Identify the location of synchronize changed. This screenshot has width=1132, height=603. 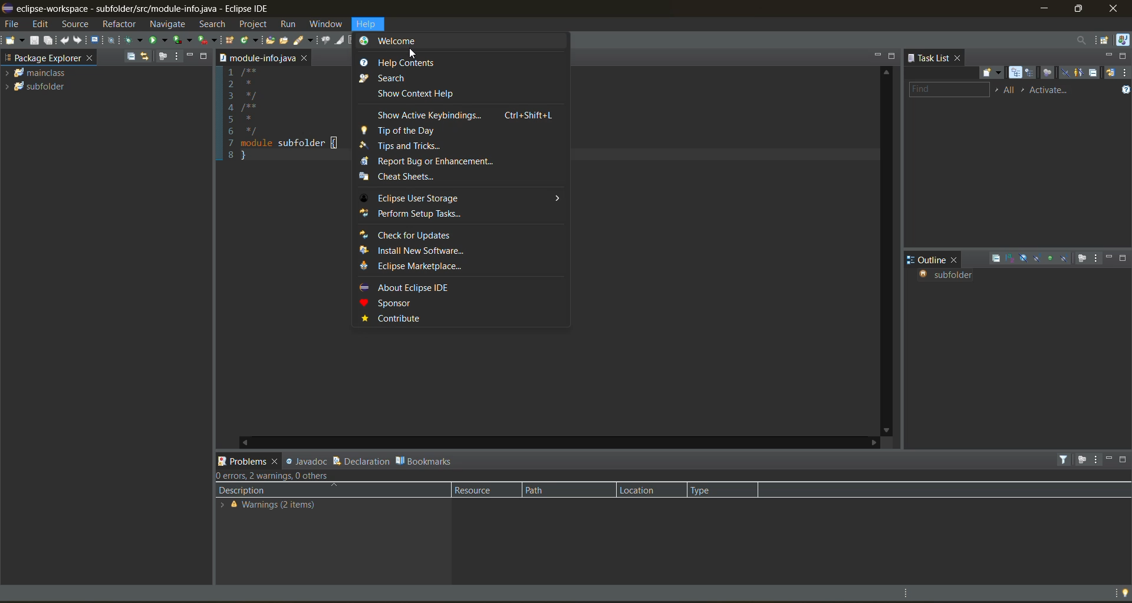
(1111, 72).